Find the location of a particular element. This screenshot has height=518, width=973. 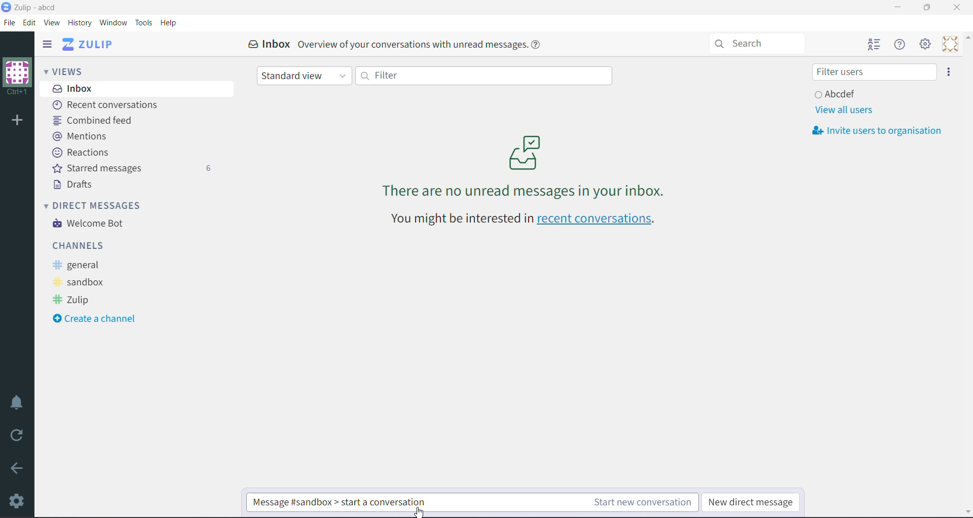

Invite usersto organization is located at coordinates (881, 131).